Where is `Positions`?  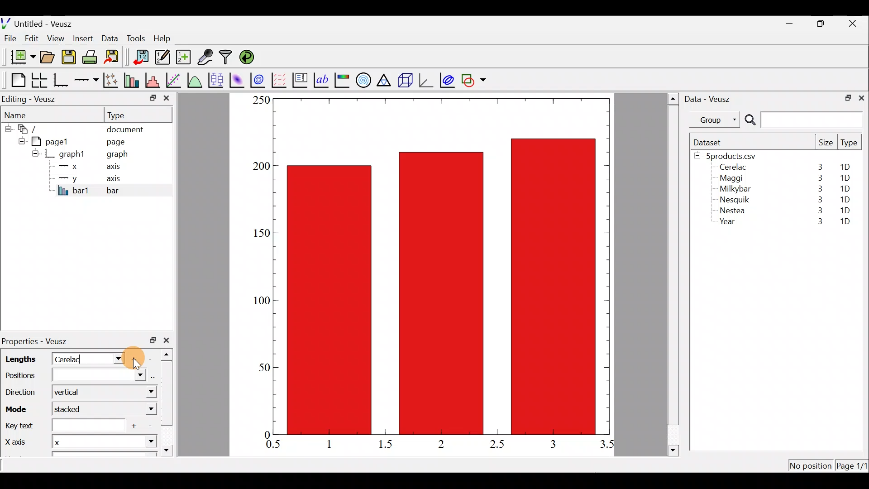 Positions is located at coordinates (73, 377).